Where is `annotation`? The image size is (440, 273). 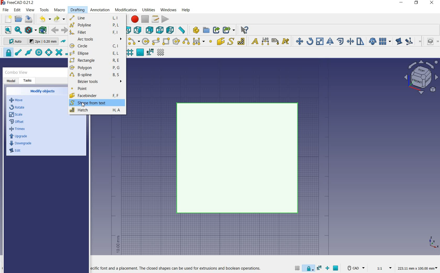
annotation is located at coordinates (100, 10).